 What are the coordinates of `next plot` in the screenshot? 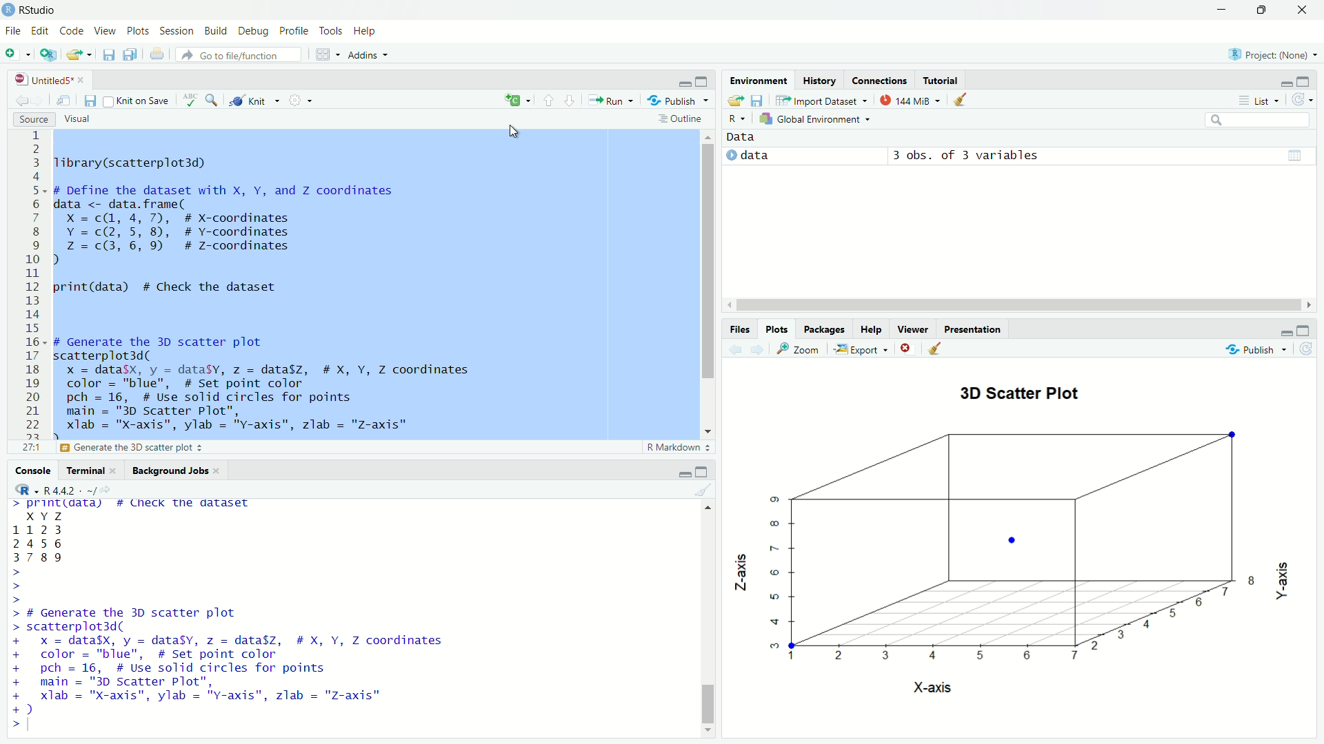 It's located at (756, 350).